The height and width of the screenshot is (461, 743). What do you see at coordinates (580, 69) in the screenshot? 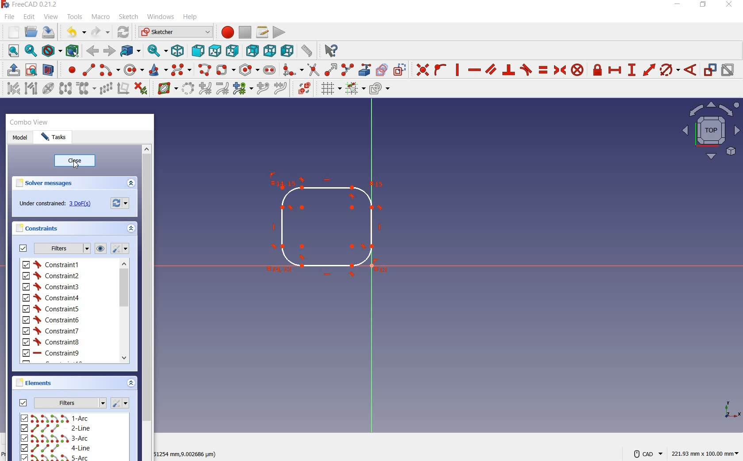
I see `constrain block` at bounding box center [580, 69].